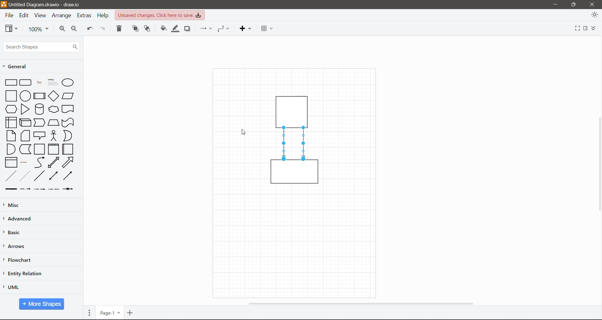 The width and height of the screenshot is (602, 320). Describe the element at coordinates (25, 109) in the screenshot. I see `Triangle` at that location.